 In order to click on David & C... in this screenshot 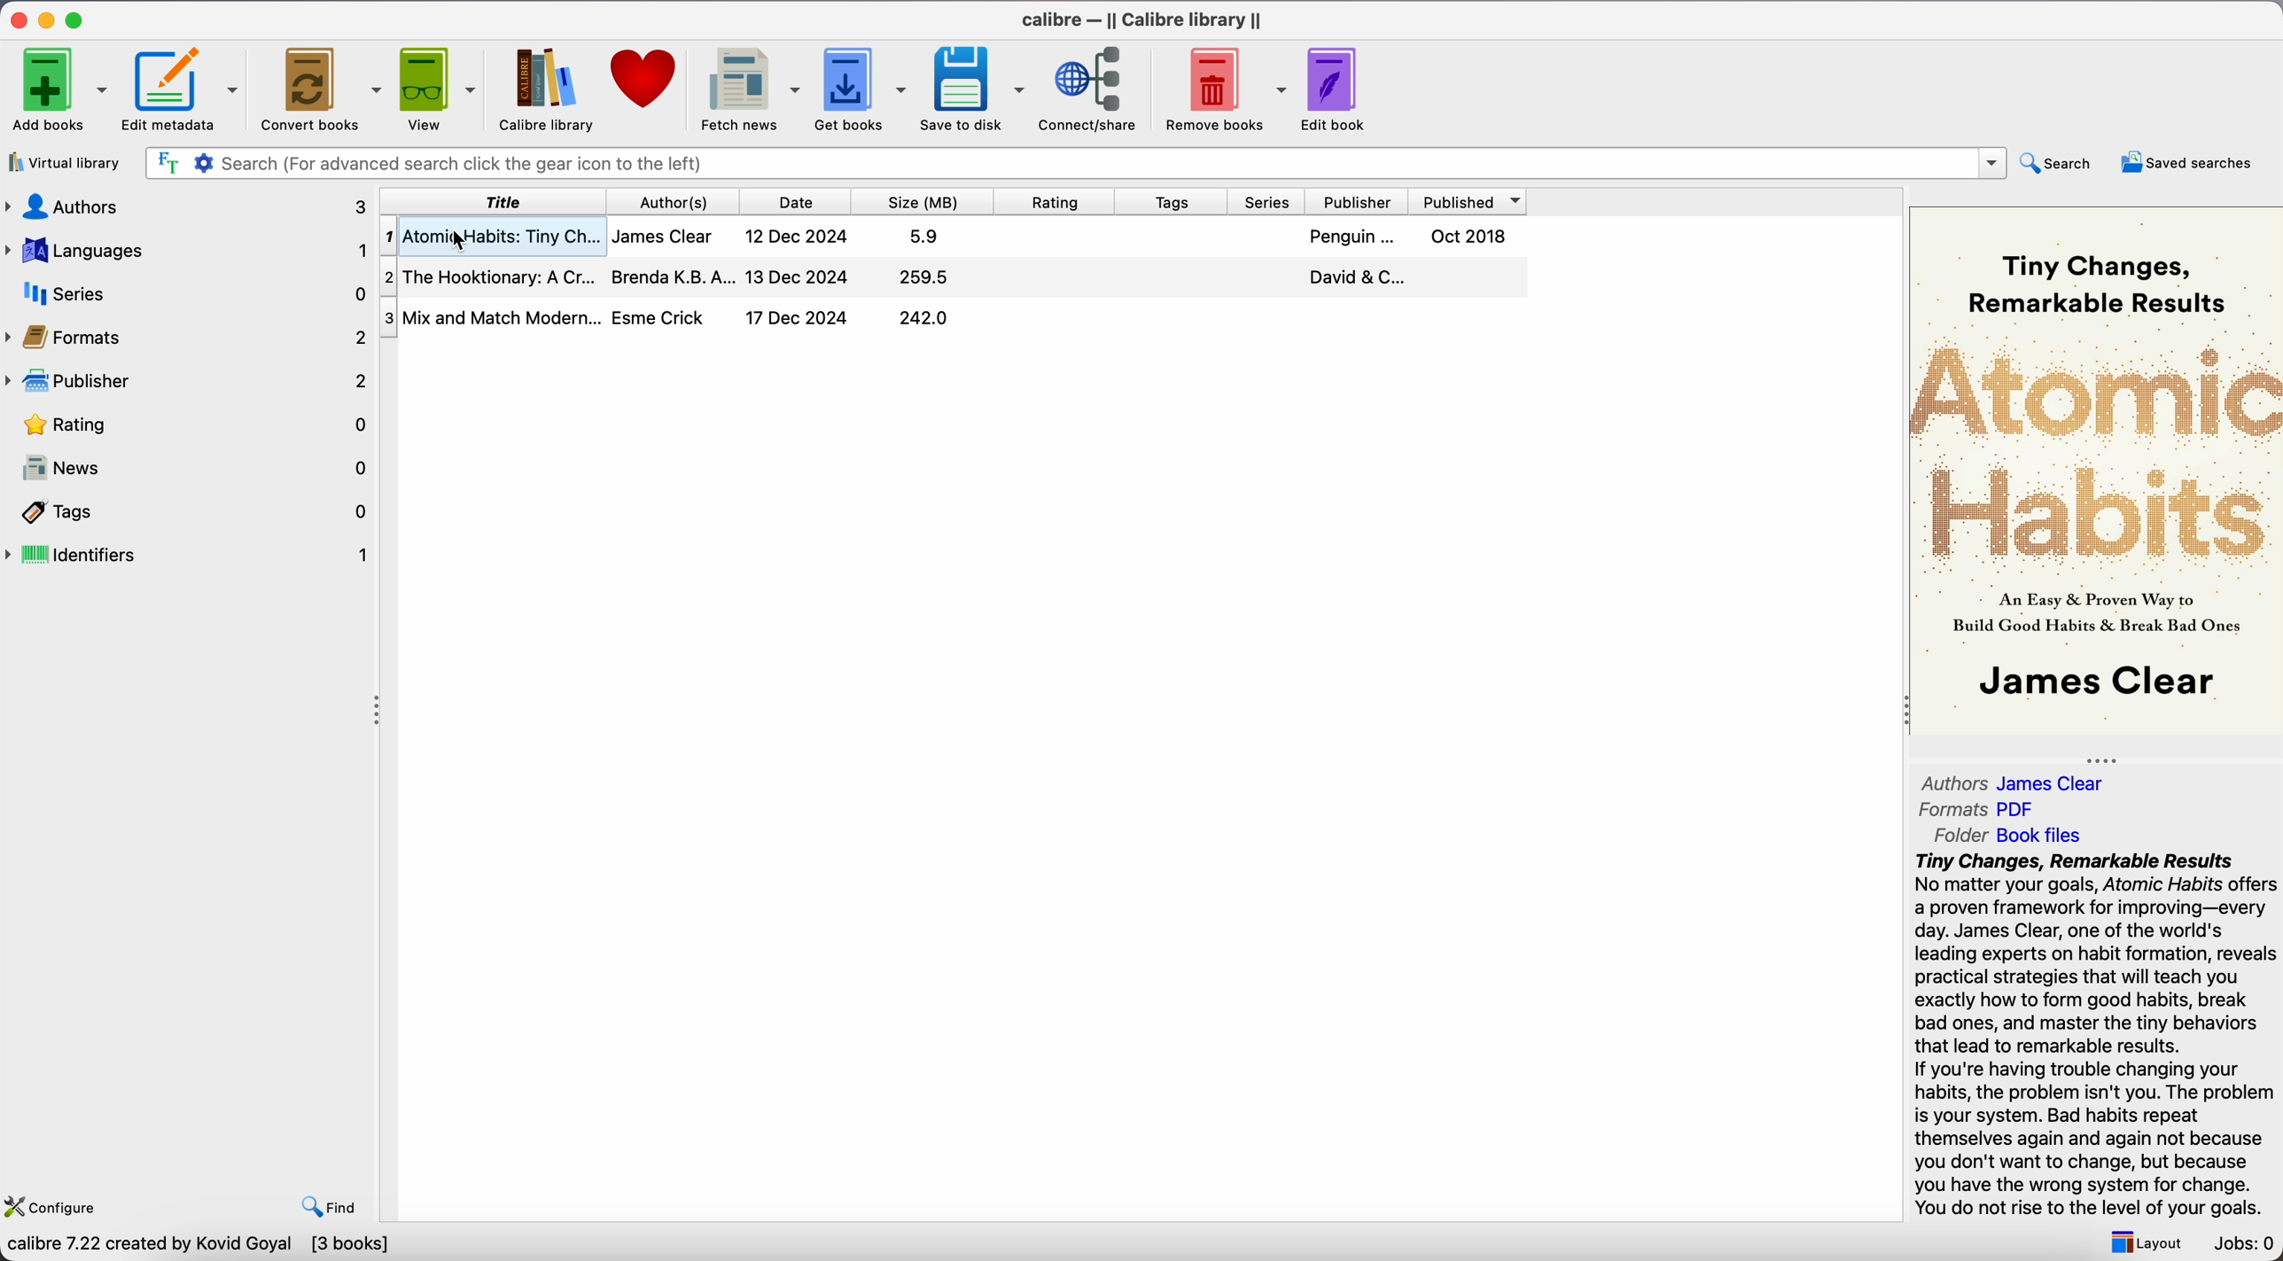, I will do `click(1353, 276)`.